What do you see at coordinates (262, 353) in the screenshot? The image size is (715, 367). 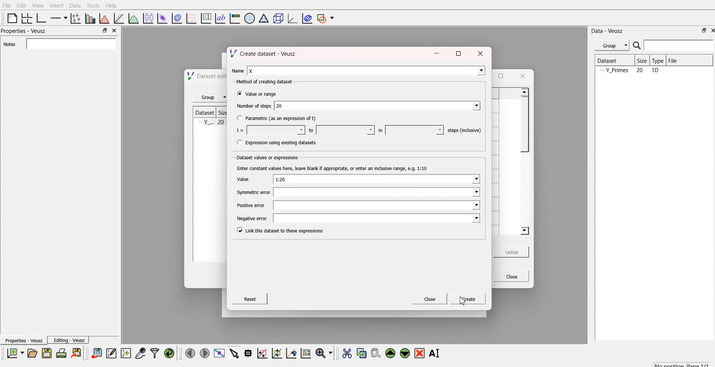 I see `draw rectangle to zoom` at bounding box center [262, 353].